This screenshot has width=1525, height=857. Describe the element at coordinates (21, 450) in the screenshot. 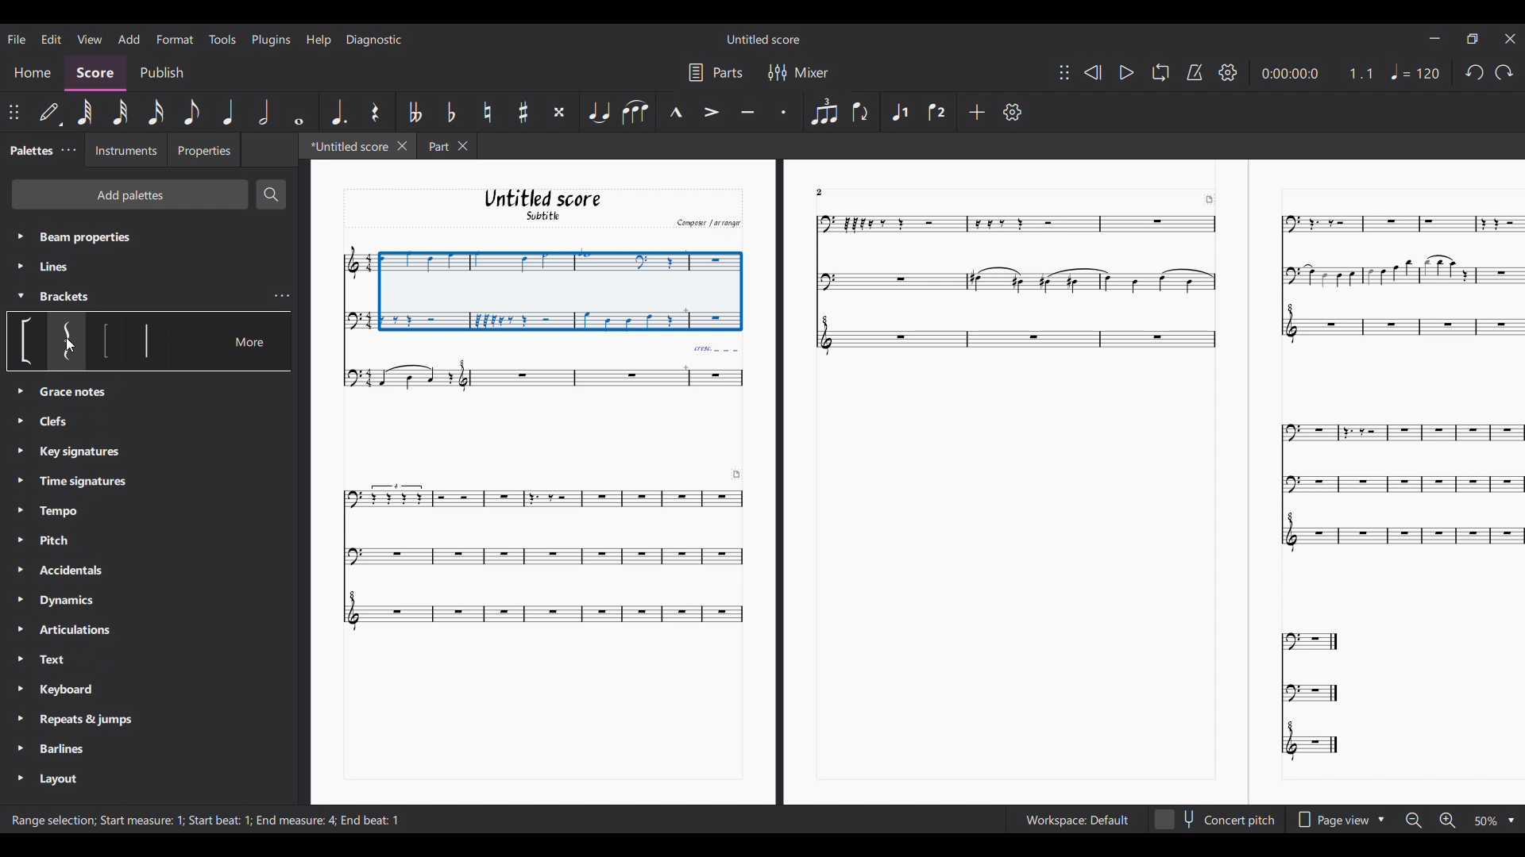

I see `` at that location.